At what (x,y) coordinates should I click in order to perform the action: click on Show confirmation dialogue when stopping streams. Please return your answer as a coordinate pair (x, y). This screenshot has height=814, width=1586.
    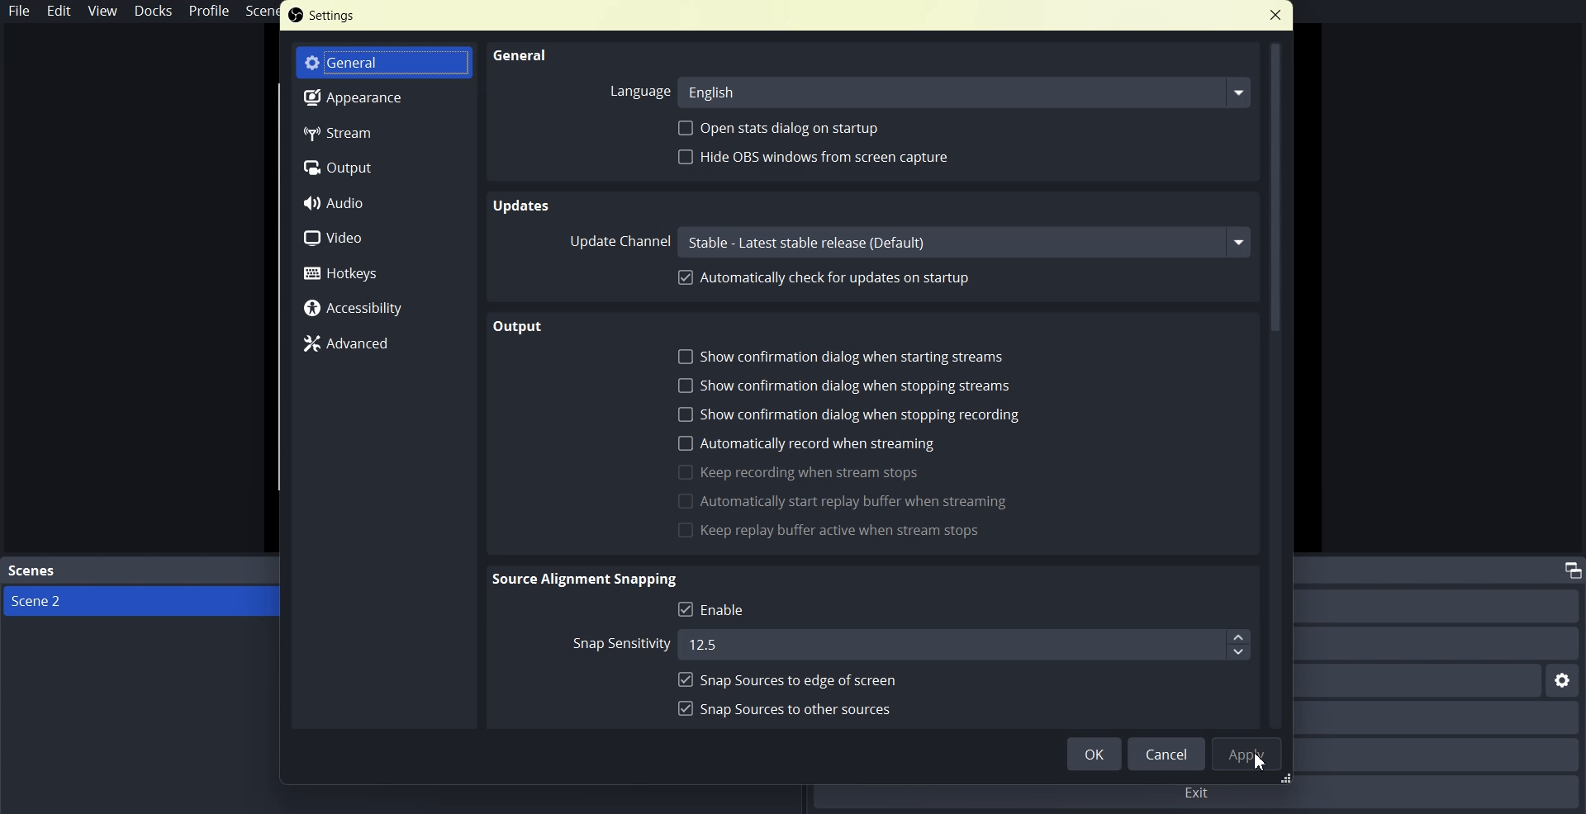
    Looking at the image, I should click on (843, 386).